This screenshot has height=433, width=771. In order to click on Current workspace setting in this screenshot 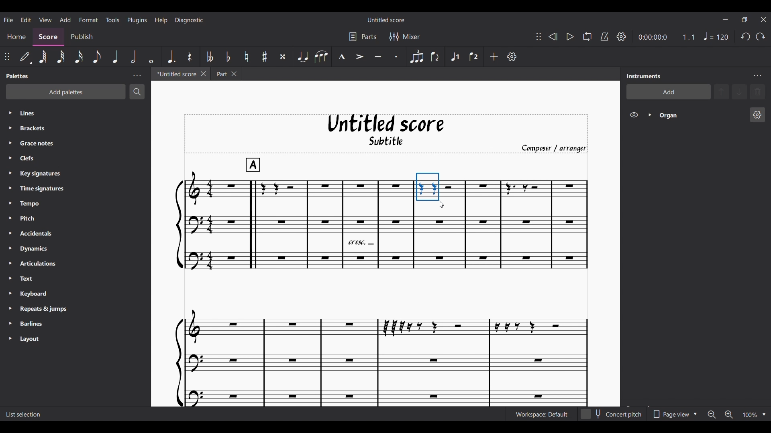, I will do `click(541, 415)`.